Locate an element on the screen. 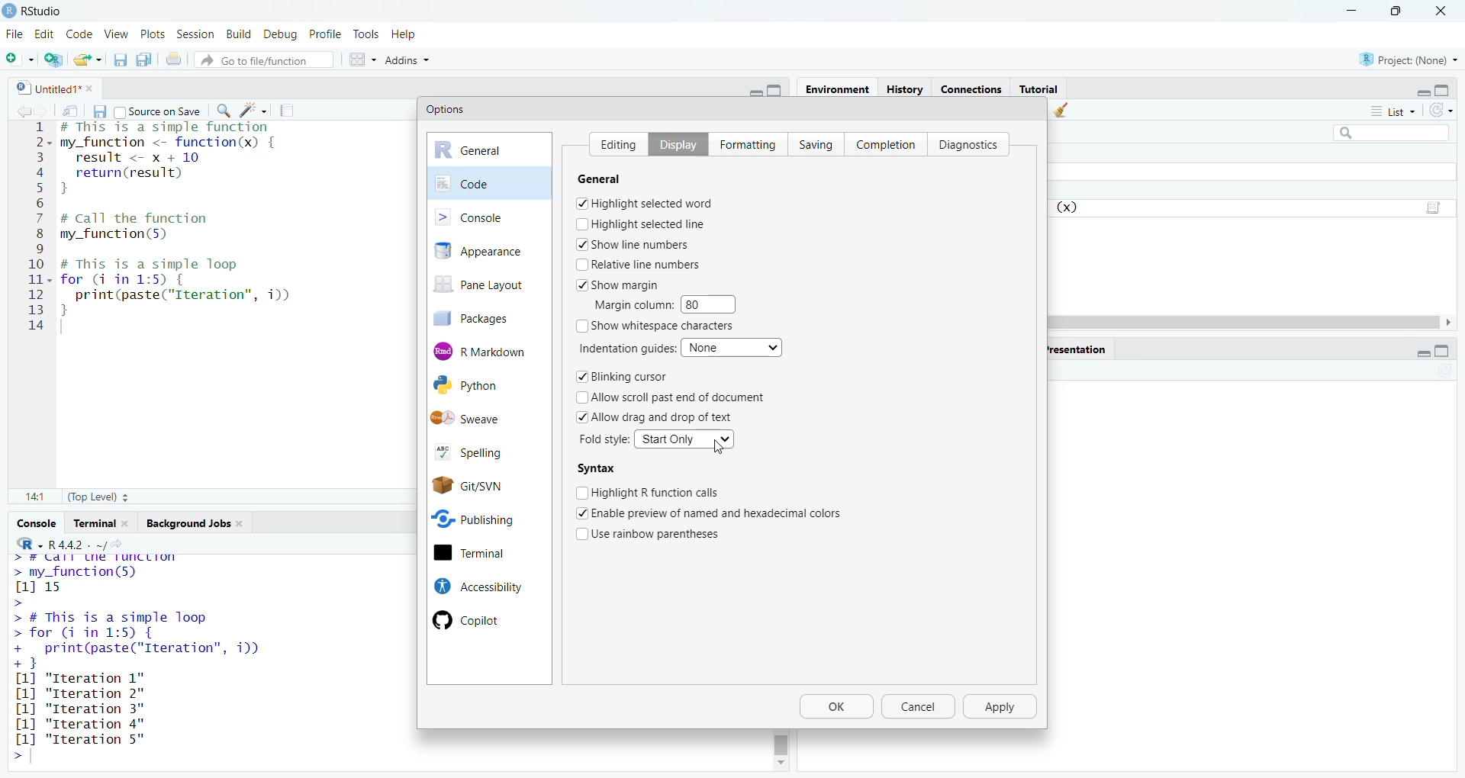 The image size is (1465, 778). [1] "Iteration 5" is located at coordinates (77, 739).